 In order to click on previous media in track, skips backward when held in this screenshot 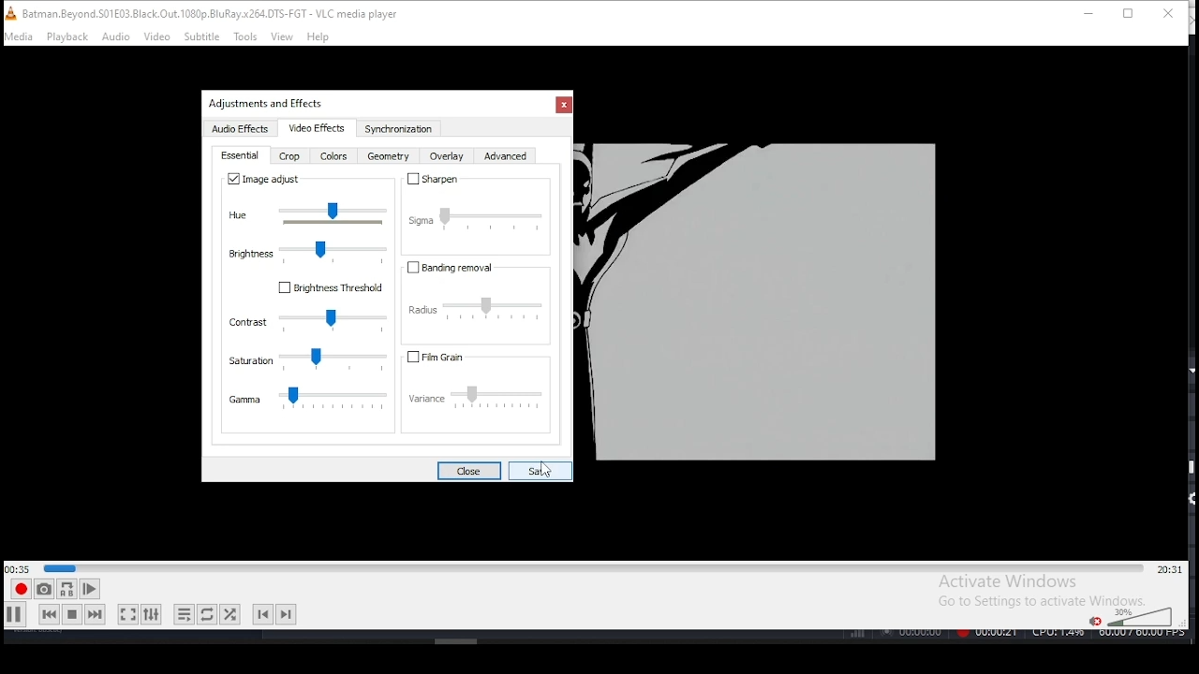, I will do `click(48, 616)`.